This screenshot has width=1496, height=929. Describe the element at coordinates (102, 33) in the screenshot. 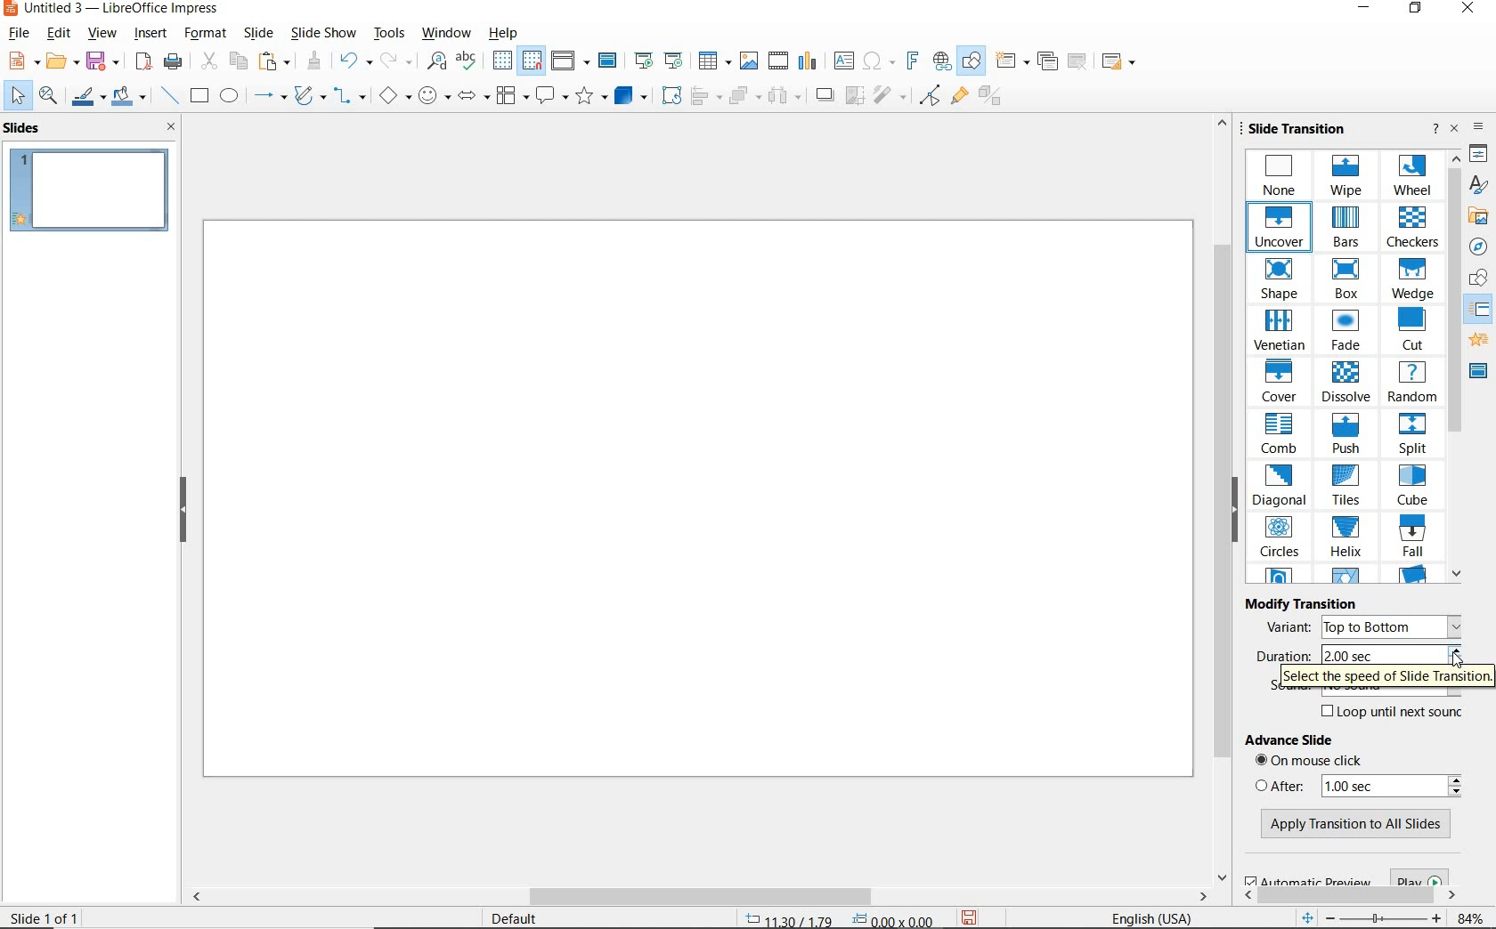

I see `VIEW` at that location.